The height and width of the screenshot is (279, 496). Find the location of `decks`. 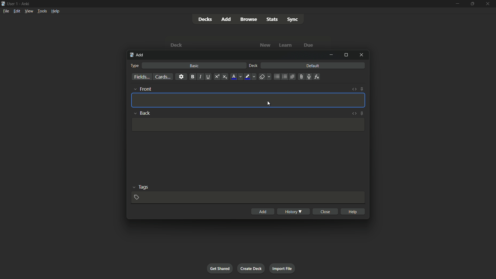

decks is located at coordinates (205, 19).